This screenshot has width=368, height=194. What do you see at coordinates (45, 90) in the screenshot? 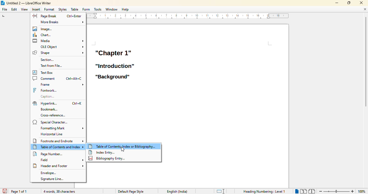
I see `fontwork` at bounding box center [45, 90].